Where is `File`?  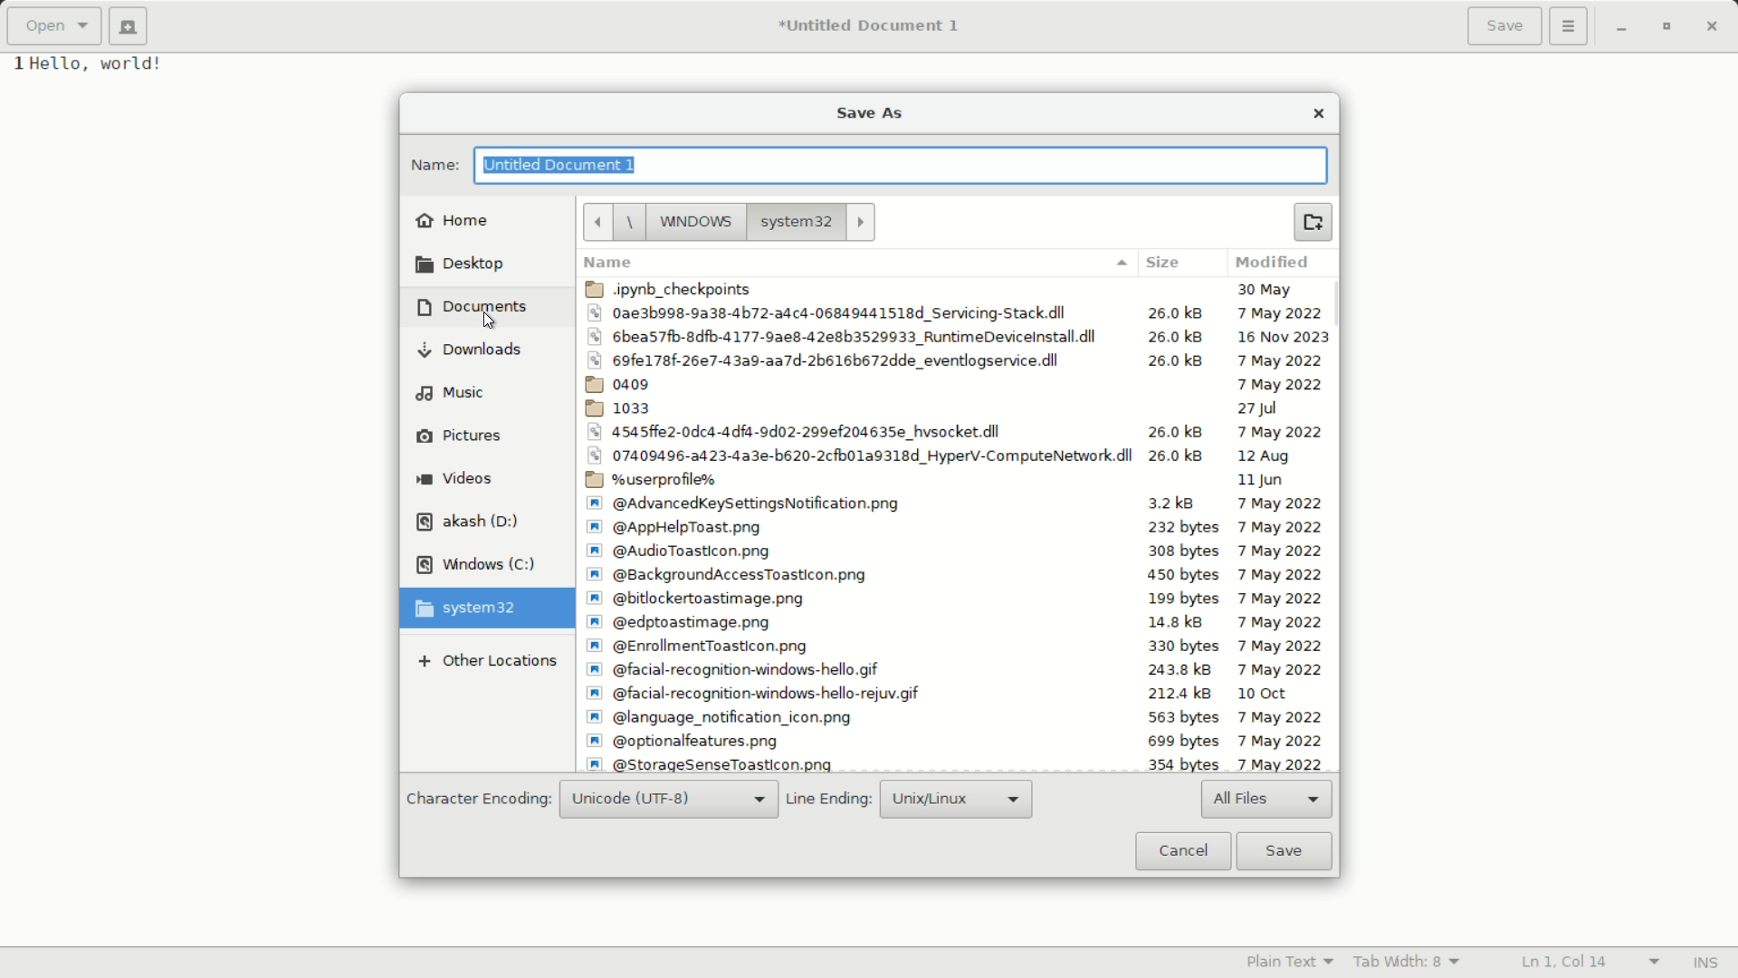 File is located at coordinates (952, 647).